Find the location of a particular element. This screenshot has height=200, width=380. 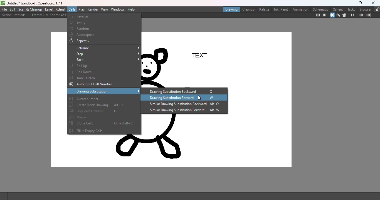

Duplicate drawing is located at coordinates (105, 111).